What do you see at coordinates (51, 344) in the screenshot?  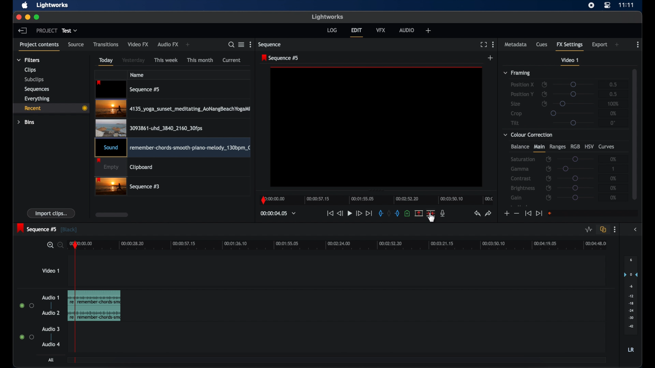 I see `audio` at bounding box center [51, 344].